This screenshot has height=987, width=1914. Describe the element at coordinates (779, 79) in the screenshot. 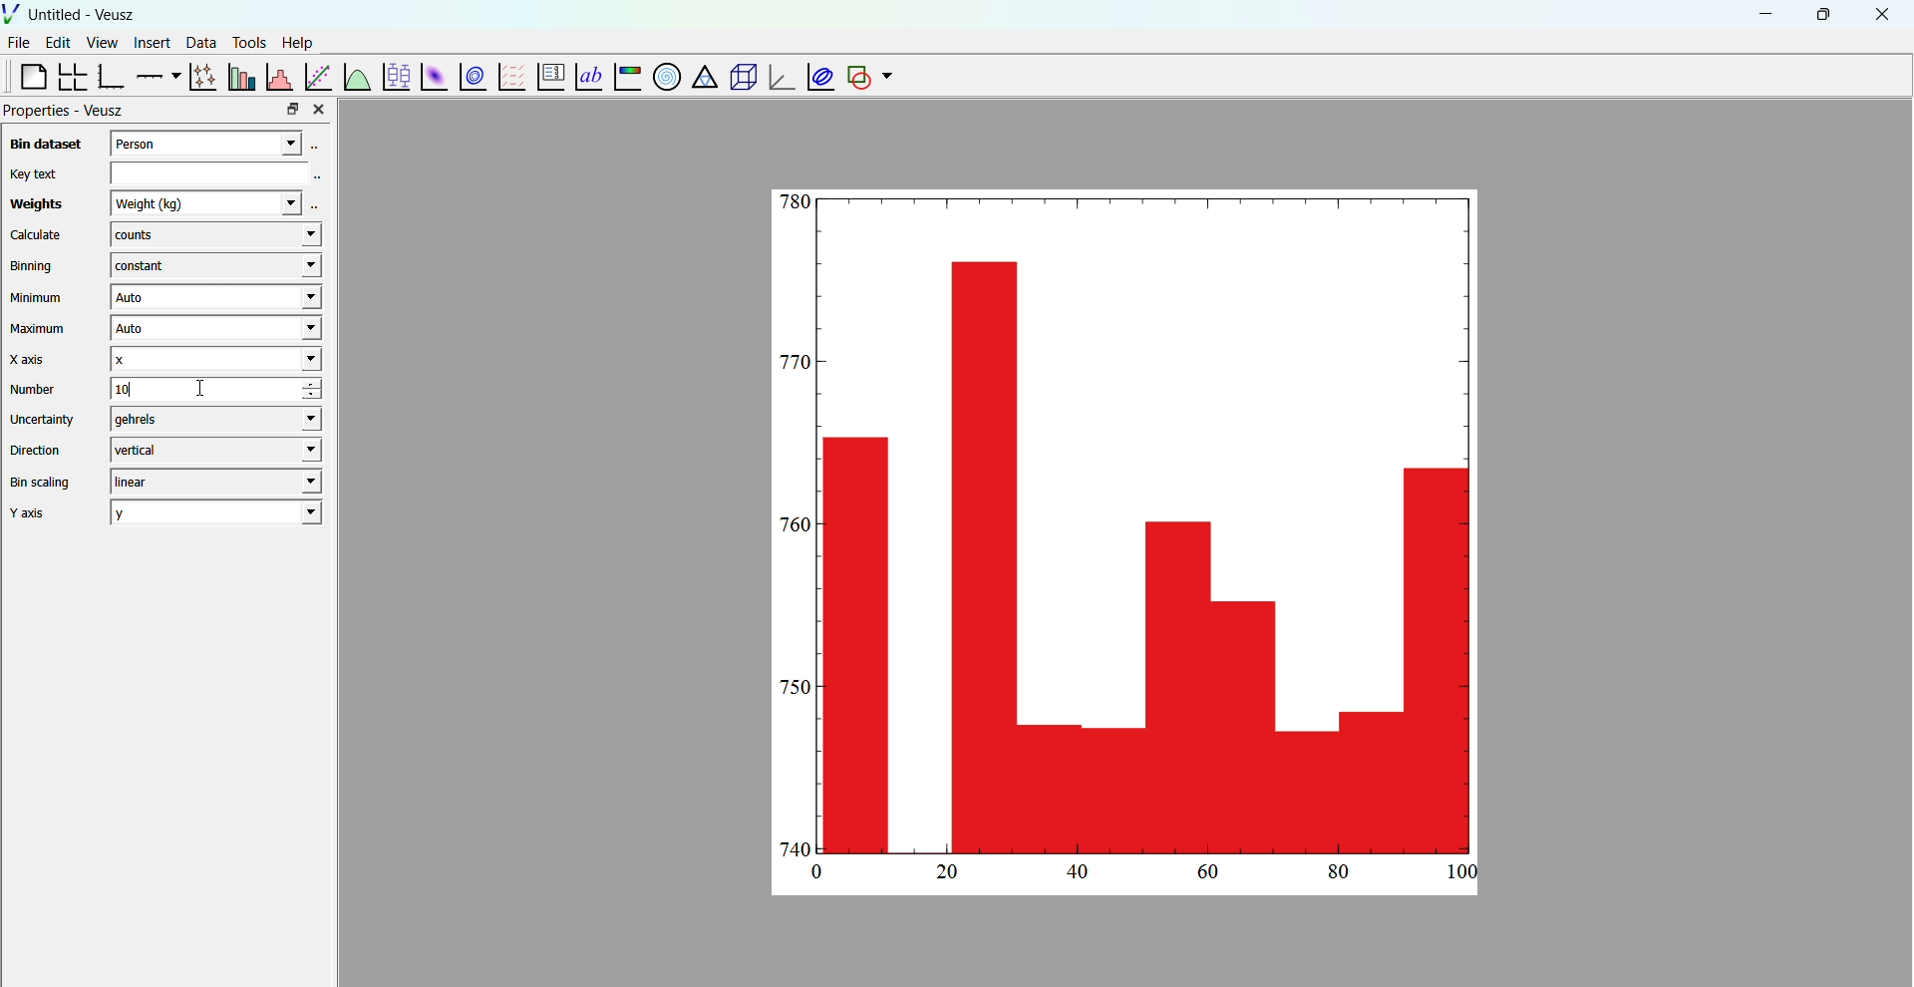

I see `3d graph` at that location.